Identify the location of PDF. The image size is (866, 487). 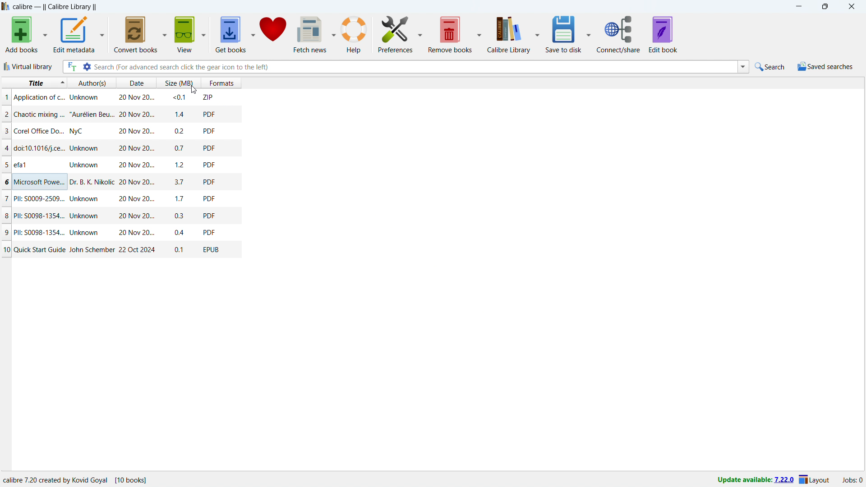
(209, 198).